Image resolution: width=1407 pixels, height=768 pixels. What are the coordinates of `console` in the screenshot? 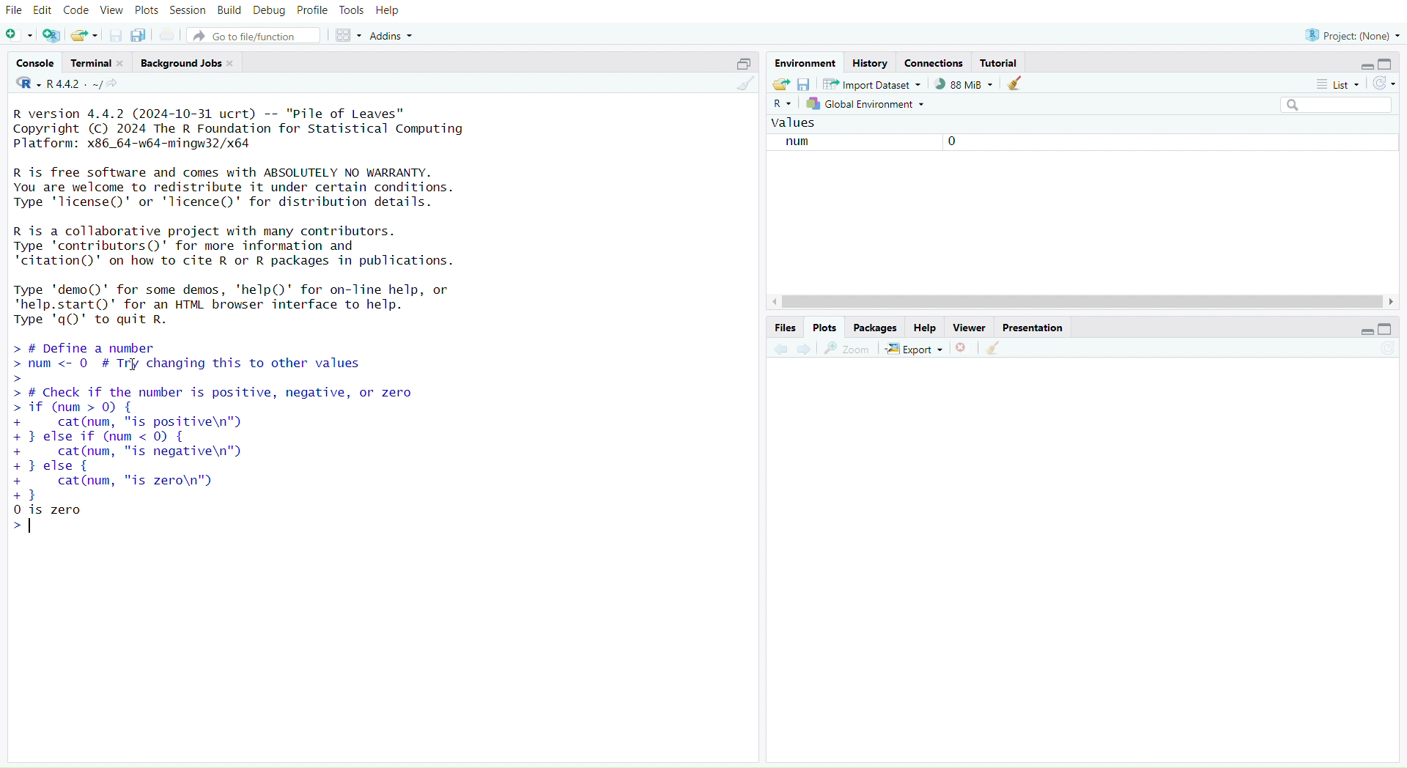 It's located at (36, 64).